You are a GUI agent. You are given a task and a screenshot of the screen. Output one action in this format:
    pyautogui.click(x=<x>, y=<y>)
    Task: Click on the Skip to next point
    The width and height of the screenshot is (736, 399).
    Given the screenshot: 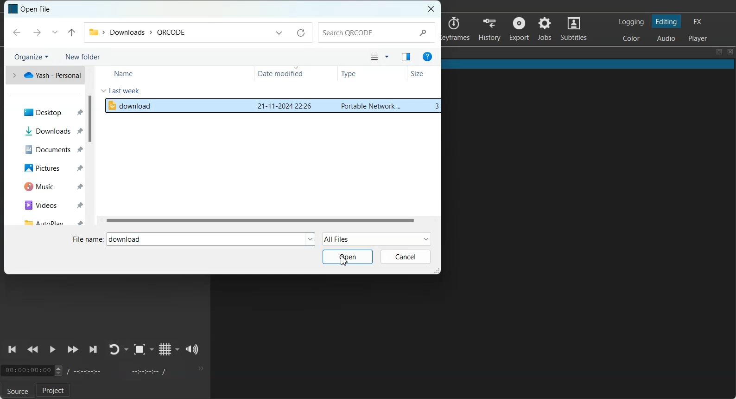 What is the action you would take?
    pyautogui.click(x=94, y=350)
    